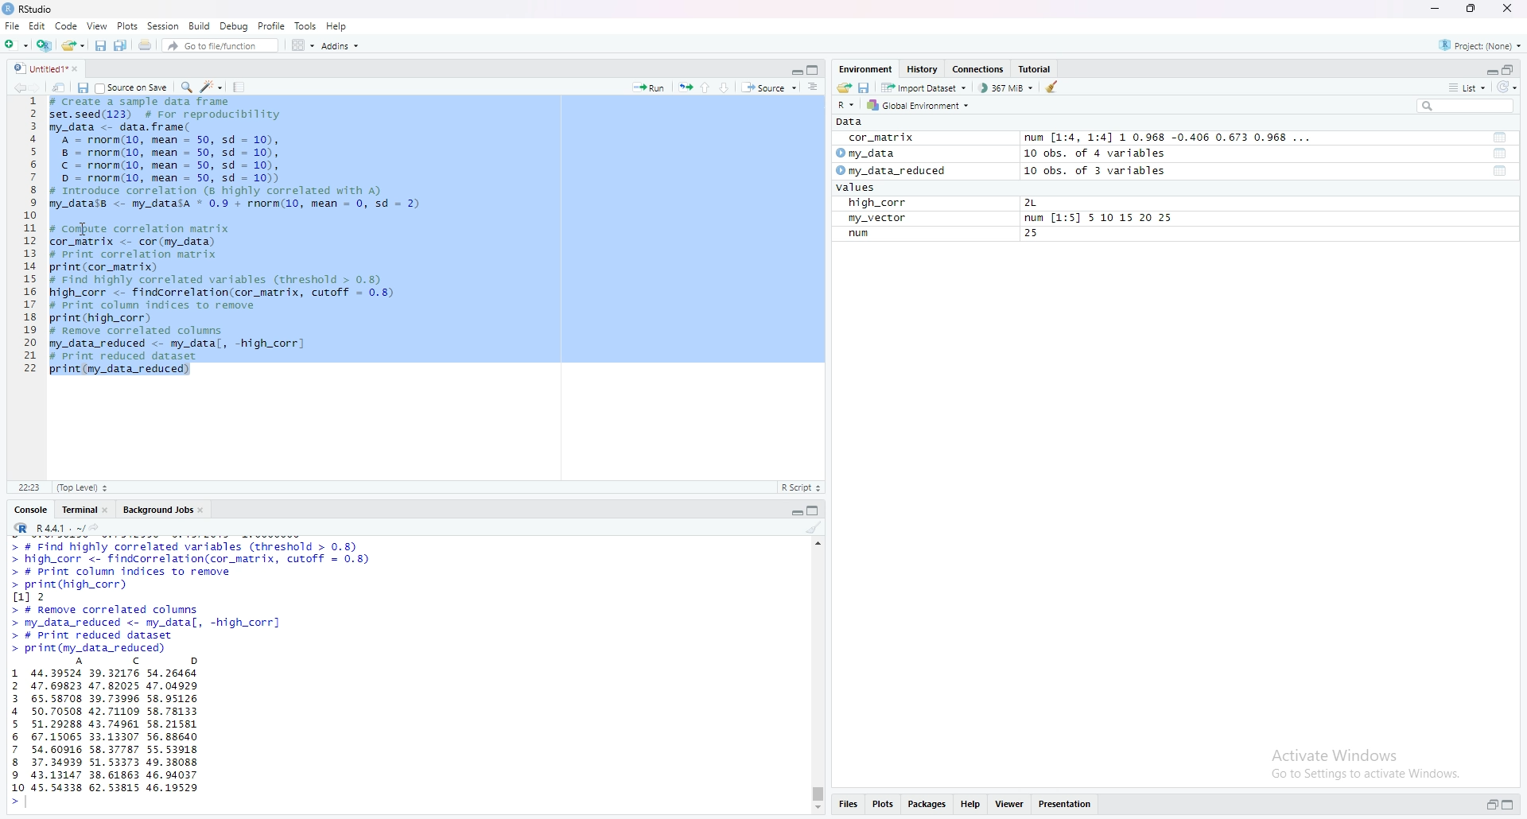 This screenshot has height=819, width=1527. I want to click on save, so click(81, 87).